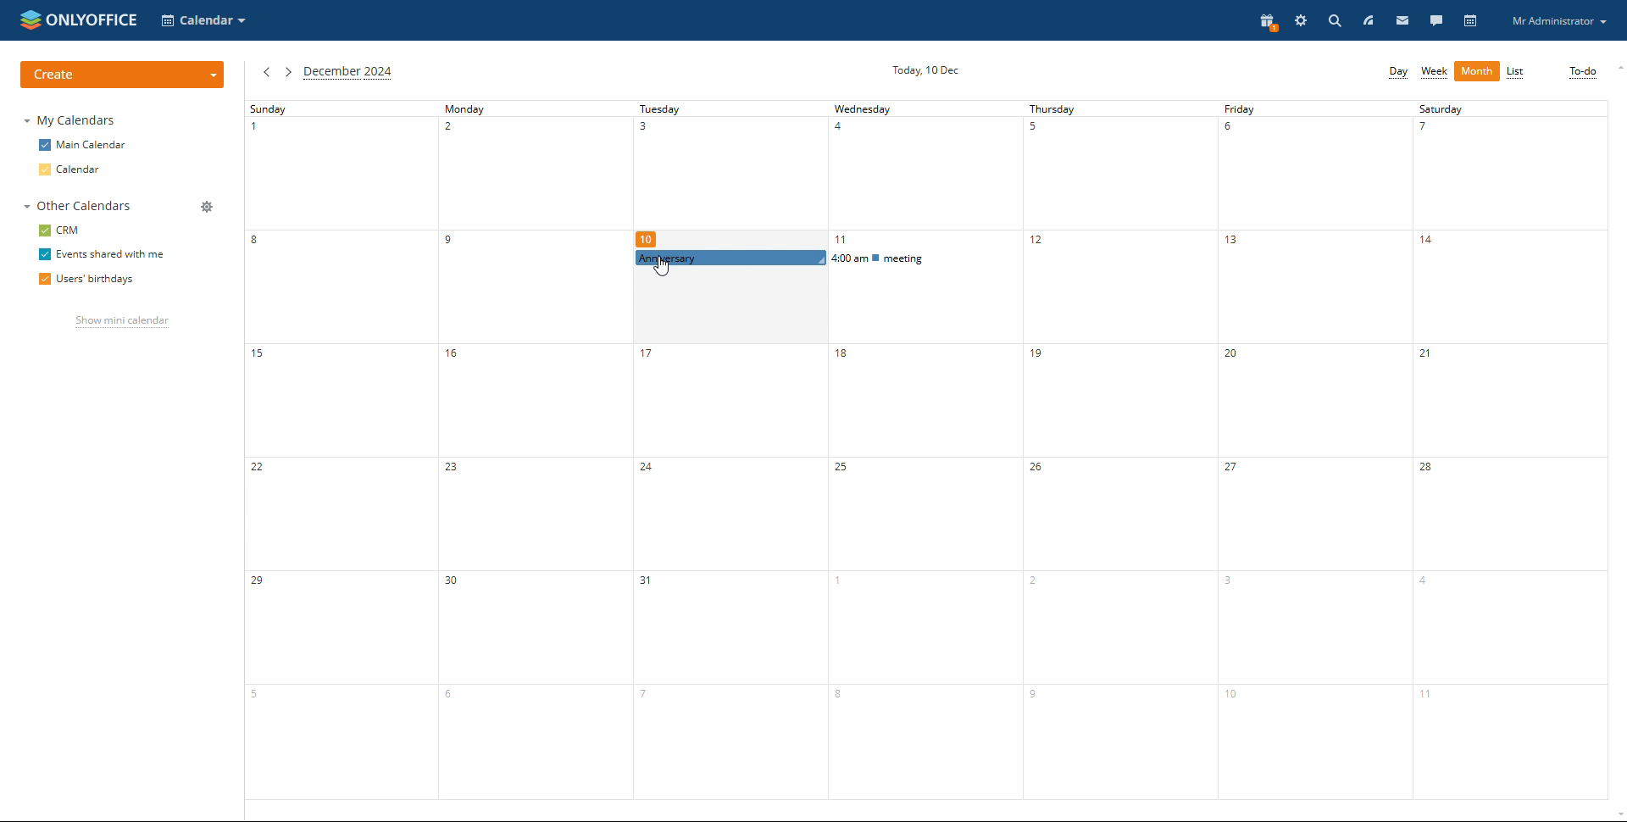  I want to click on other calendars, so click(75, 207).